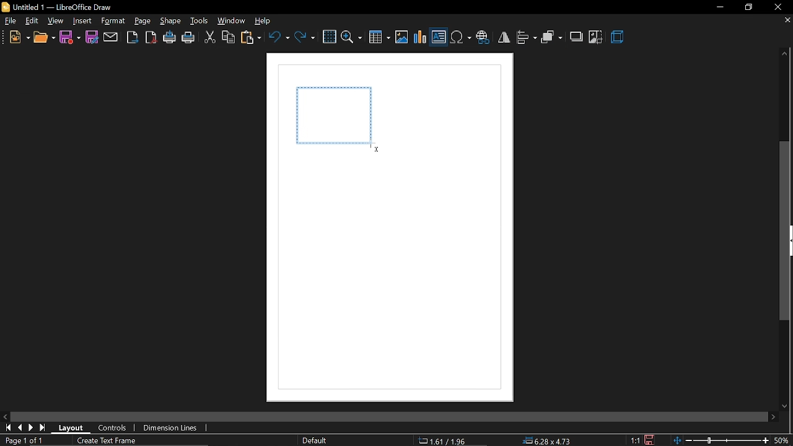 Image resolution: width=793 pixels, height=446 pixels. Describe the element at coordinates (113, 429) in the screenshot. I see `controls` at that location.